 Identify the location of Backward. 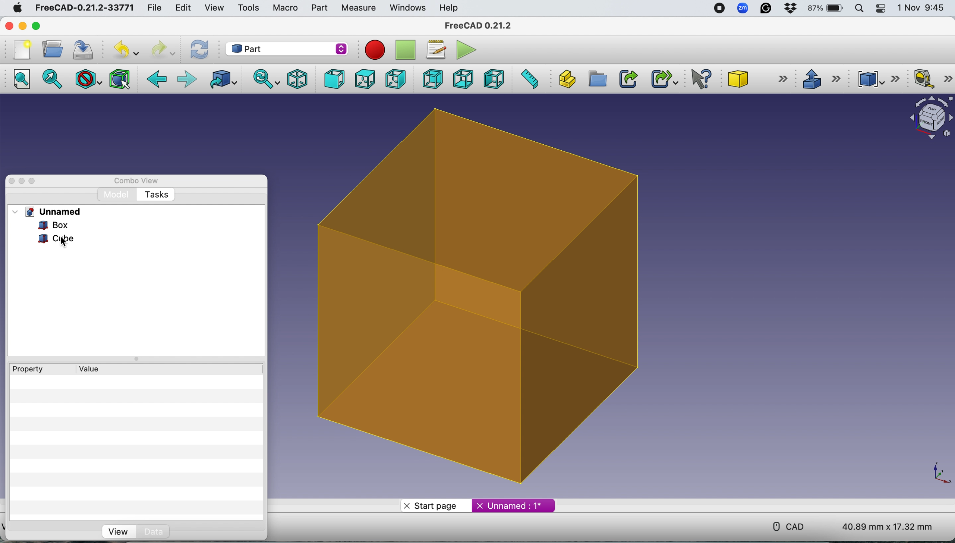
(157, 80).